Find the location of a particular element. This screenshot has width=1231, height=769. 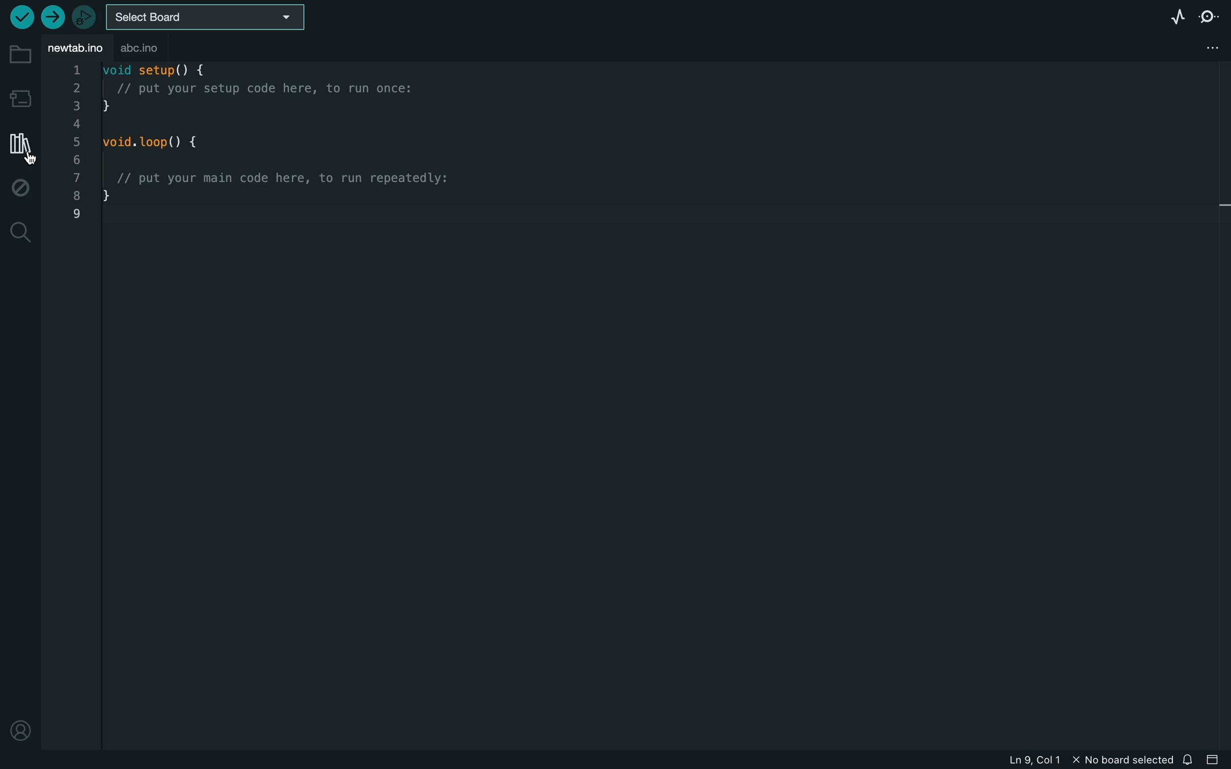

search is located at coordinates (19, 235).